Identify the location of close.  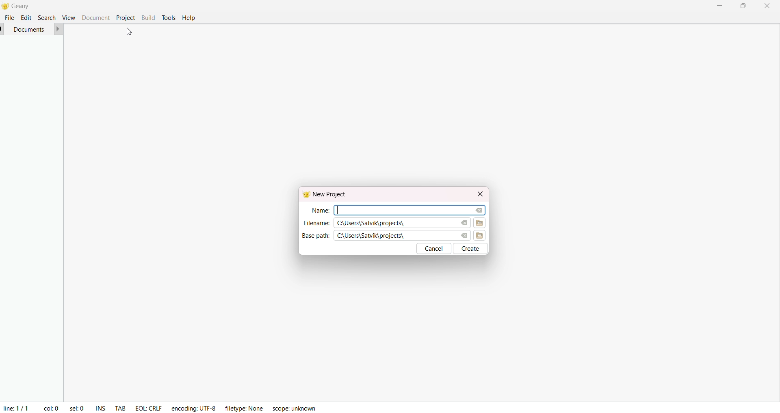
(477, 193).